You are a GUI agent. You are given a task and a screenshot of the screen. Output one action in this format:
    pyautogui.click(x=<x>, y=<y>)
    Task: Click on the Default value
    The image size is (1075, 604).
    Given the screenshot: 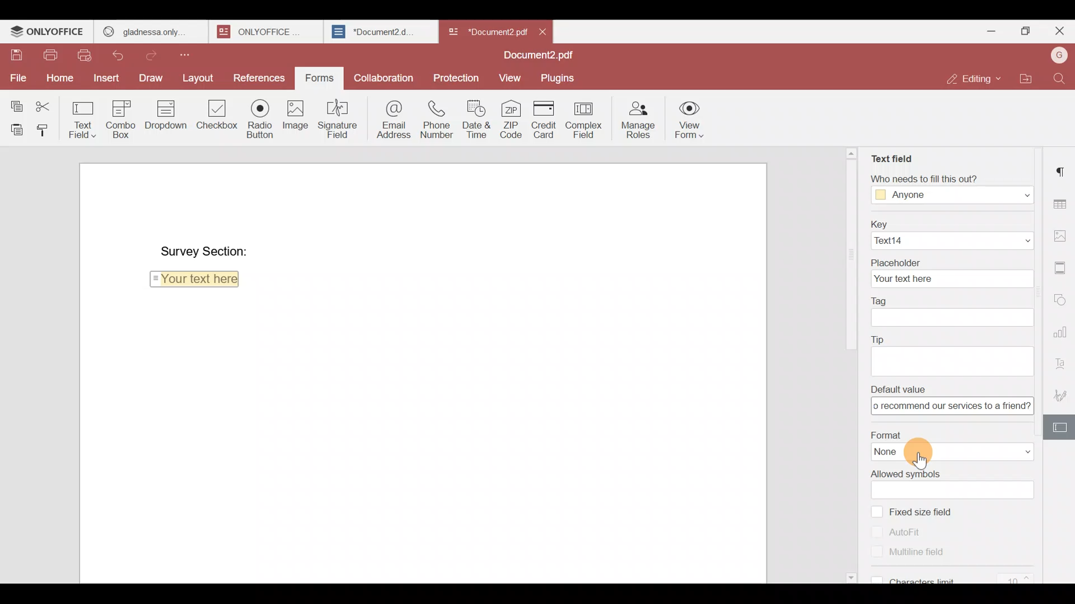 What is the action you would take?
    pyautogui.click(x=954, y=389)
    